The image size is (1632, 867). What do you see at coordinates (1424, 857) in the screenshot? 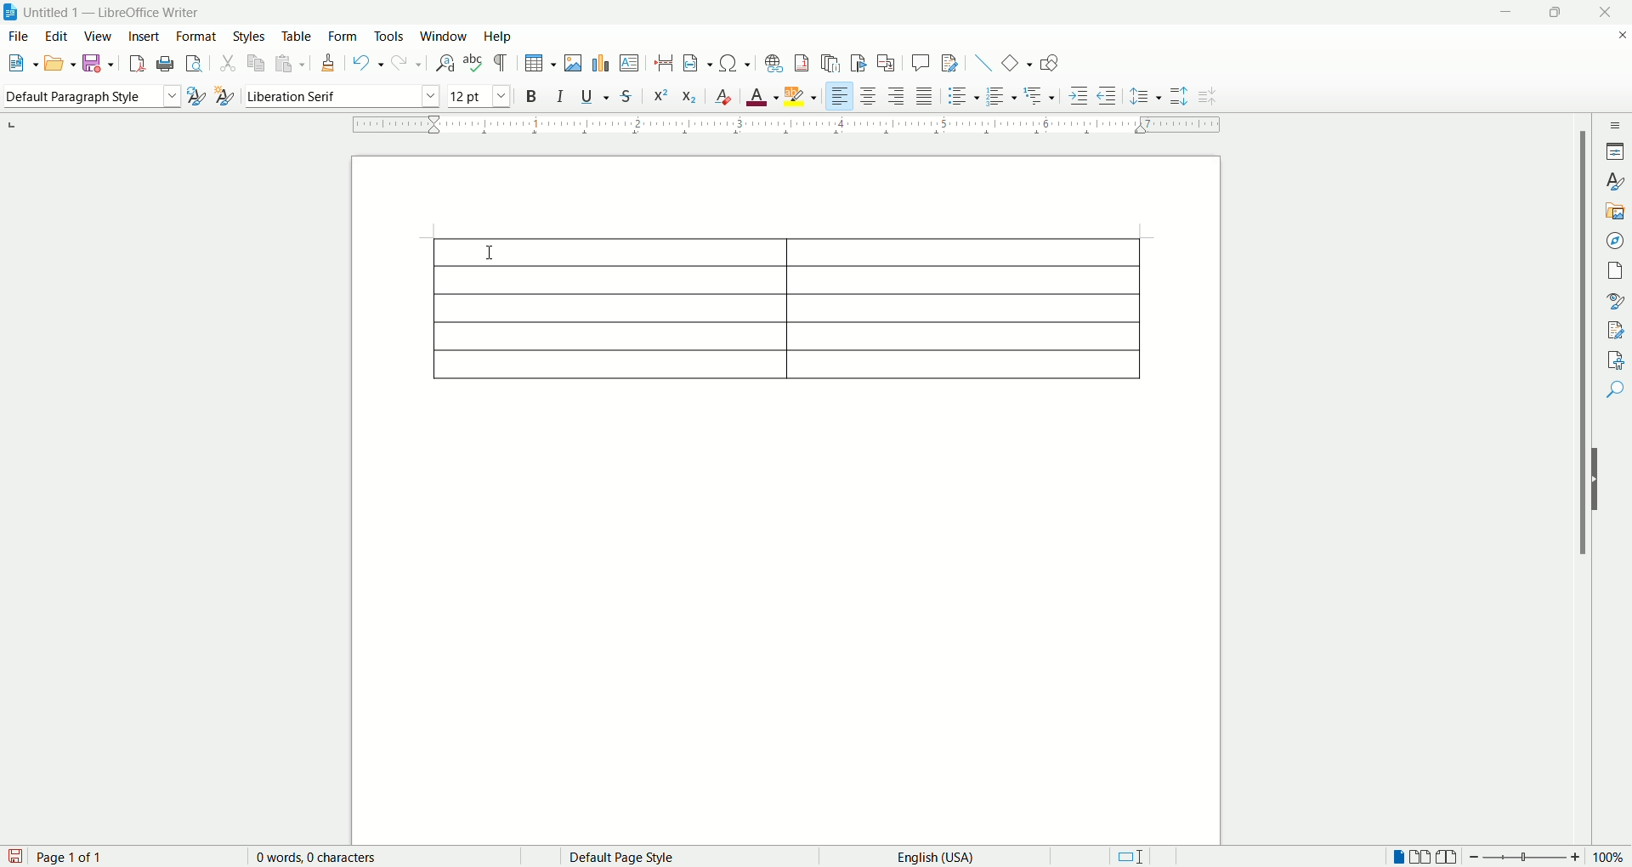
I see `double page view` at bounding box center [1424, 857].